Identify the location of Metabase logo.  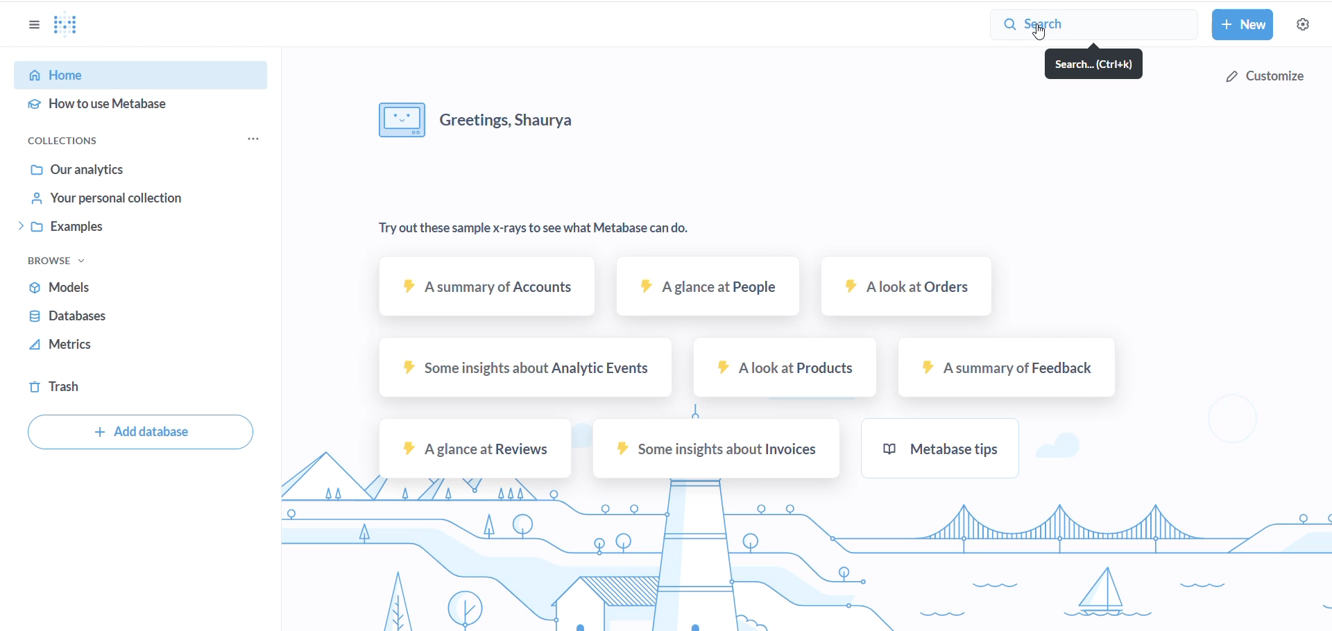
(74, 25).